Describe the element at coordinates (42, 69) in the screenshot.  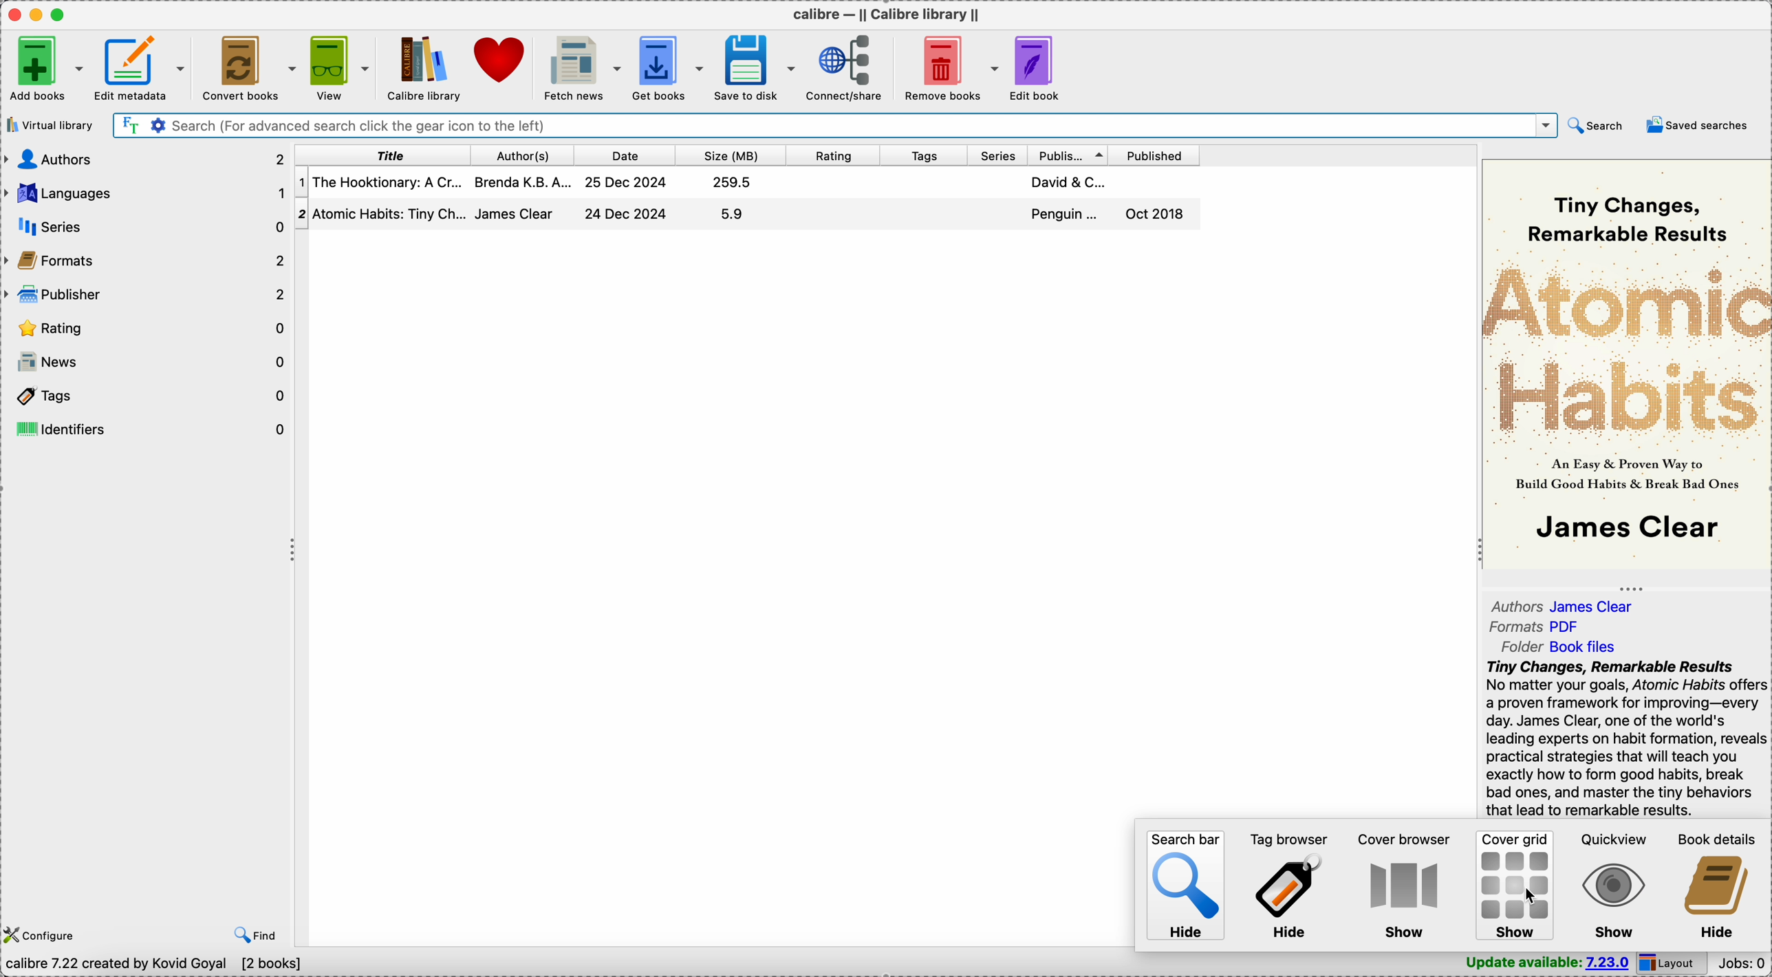
I see `add books` at that location.